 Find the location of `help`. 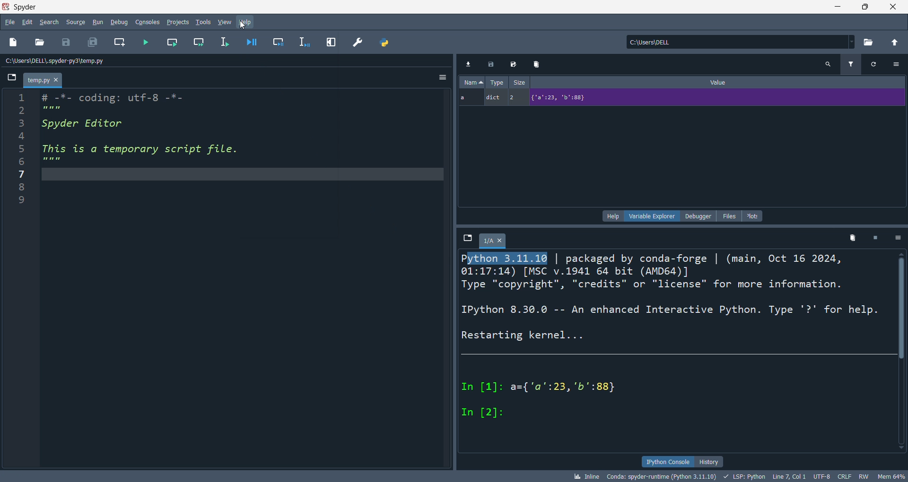

help is located at coordinates (246, 22).